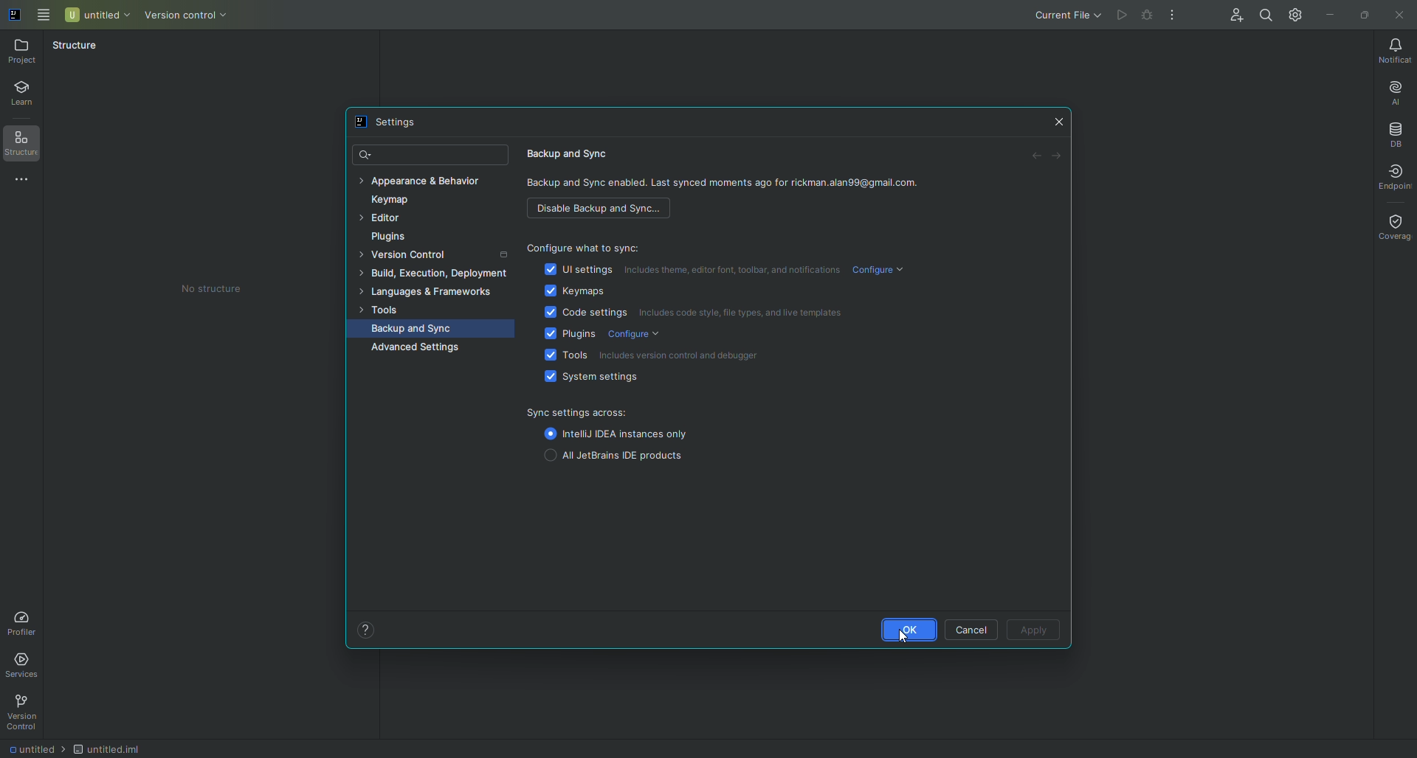  I want to click on Structure, so click(75, 45).